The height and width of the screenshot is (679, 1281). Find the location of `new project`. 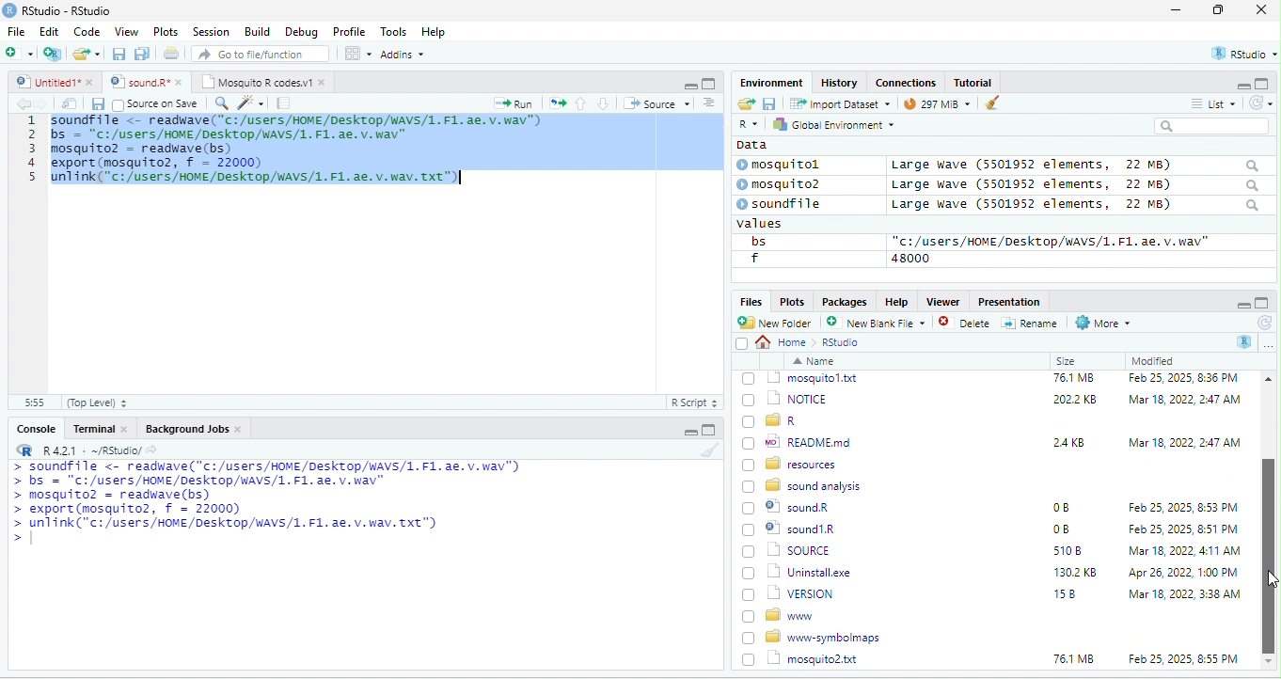

new project is located at coordinates (54, 54).